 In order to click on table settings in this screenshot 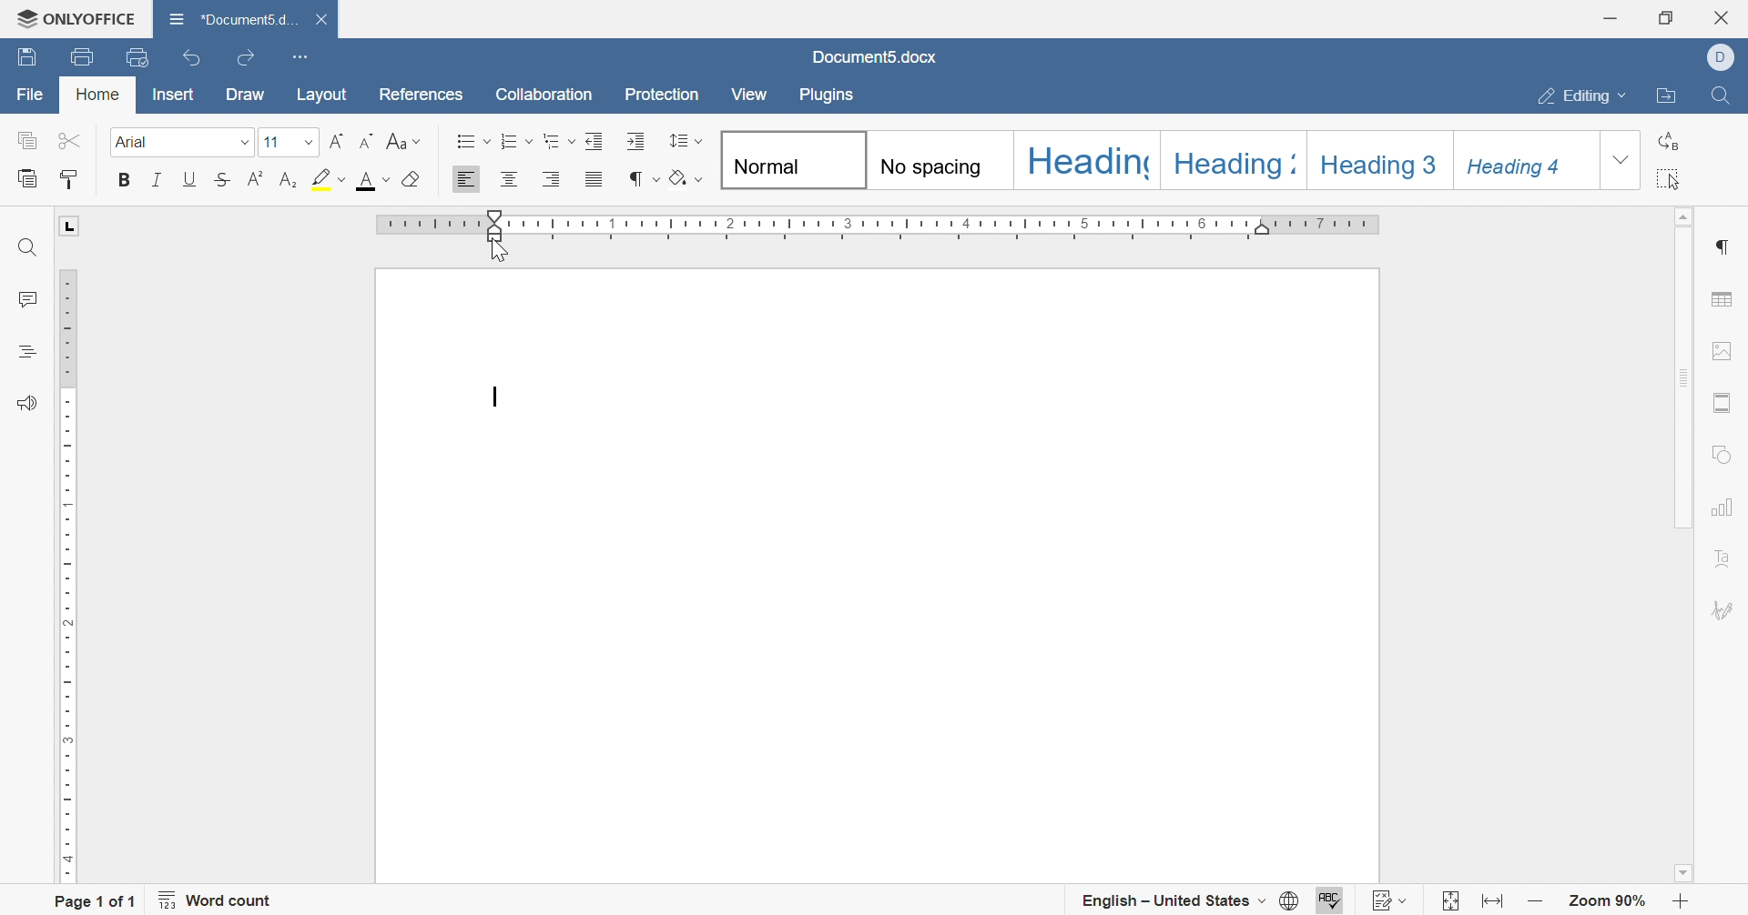, I will do `click(1725, 300)`.